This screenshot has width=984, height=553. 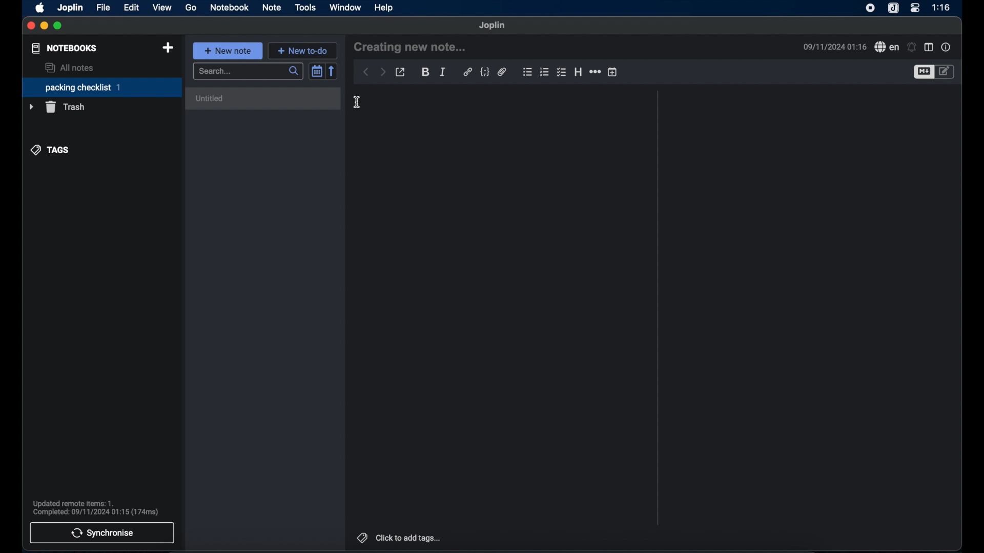 I want to click on forward, so click(x=383, y=72).